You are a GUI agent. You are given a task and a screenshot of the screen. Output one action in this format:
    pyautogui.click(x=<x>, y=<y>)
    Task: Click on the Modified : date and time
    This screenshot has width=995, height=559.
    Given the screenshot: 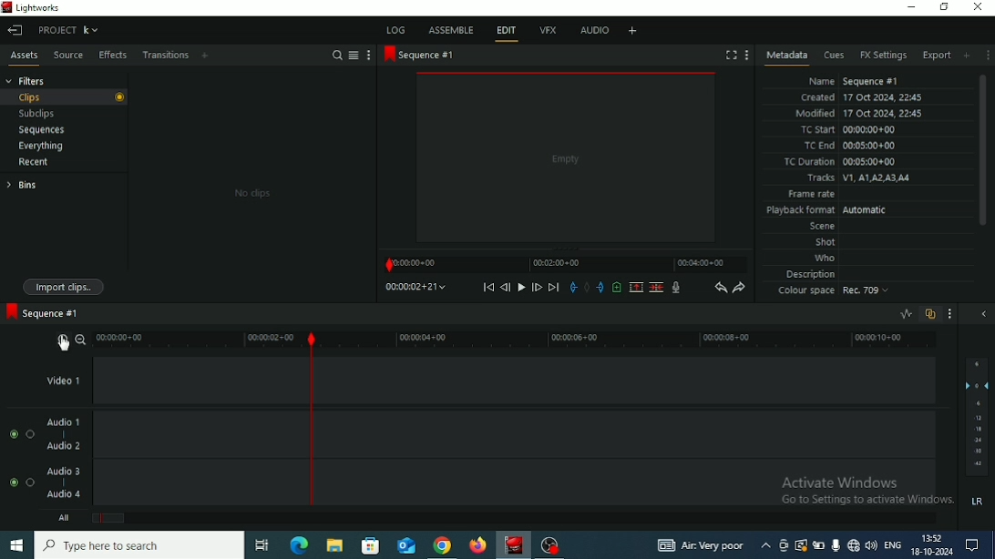 What is the action you would take?
    pyautogui.click(x=859, y=113)
    